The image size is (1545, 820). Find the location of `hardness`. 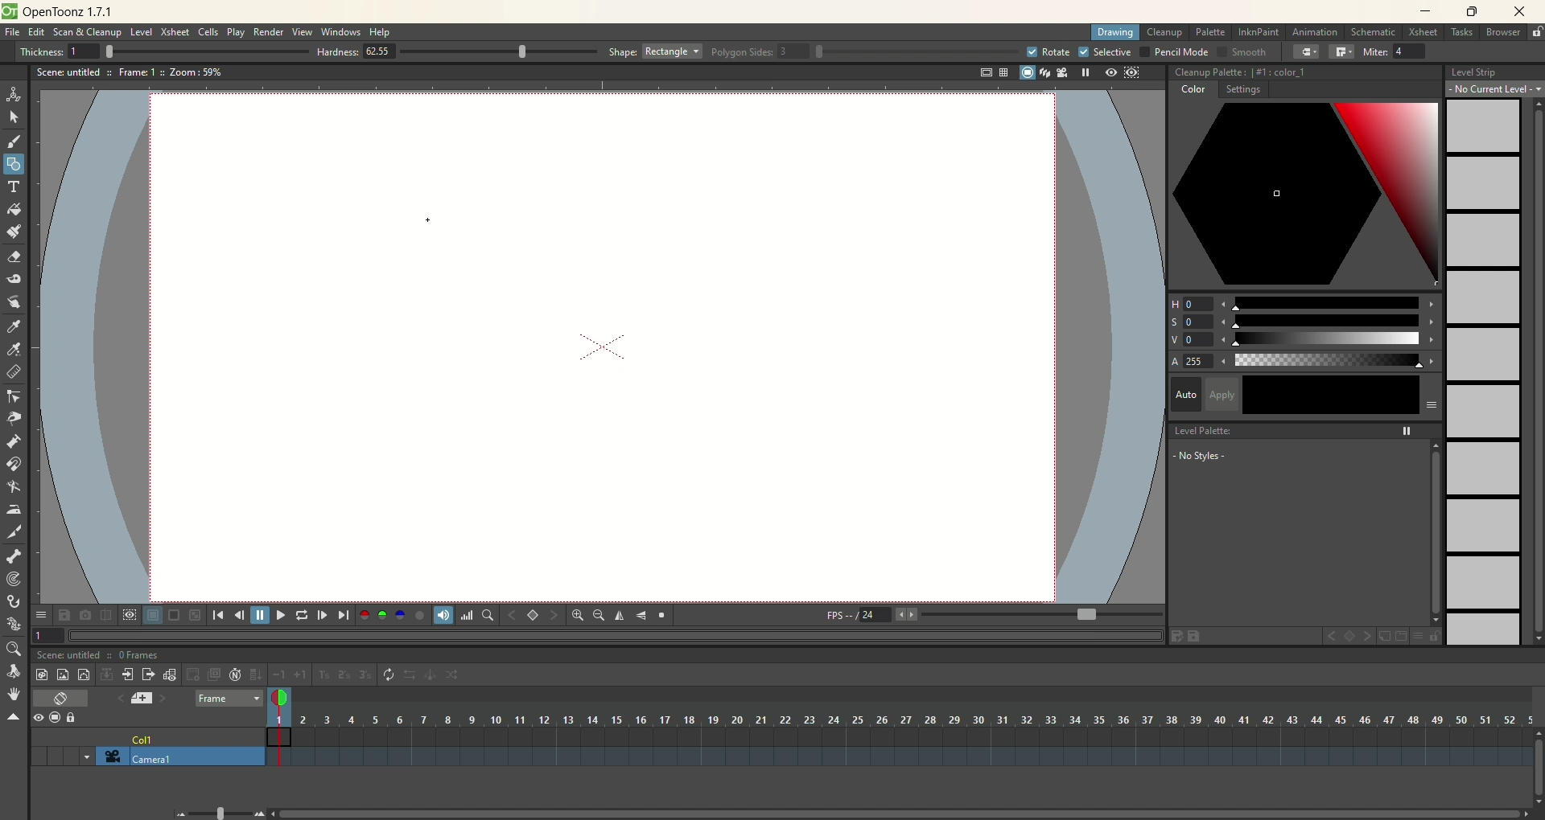

hardness is located at coordinates (457, 53).